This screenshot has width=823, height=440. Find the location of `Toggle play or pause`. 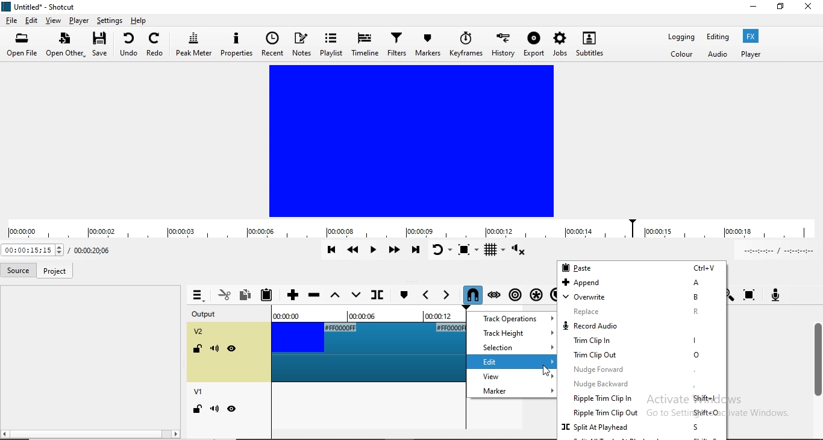

Toggle play or pause is located at coordinates (375, 253).